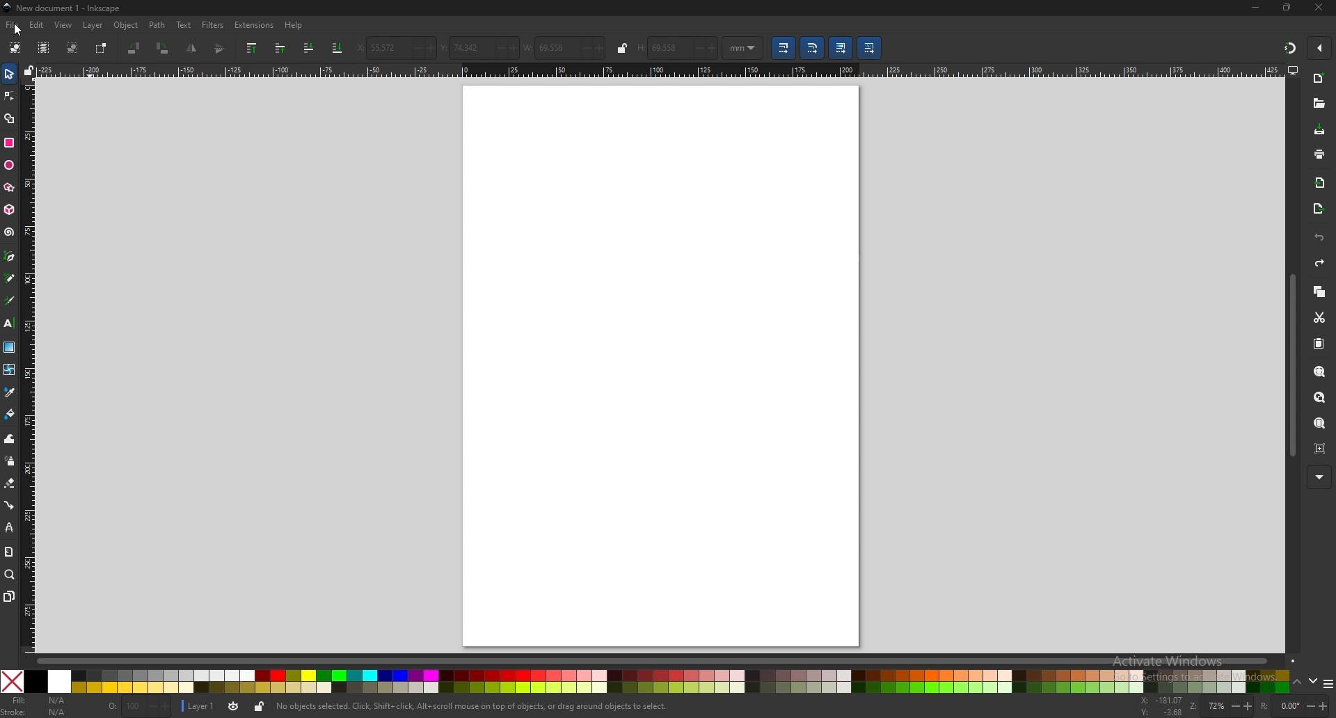  Describe the element at coordinates (9, 552) in the screenshot. I see `measure` at that location.